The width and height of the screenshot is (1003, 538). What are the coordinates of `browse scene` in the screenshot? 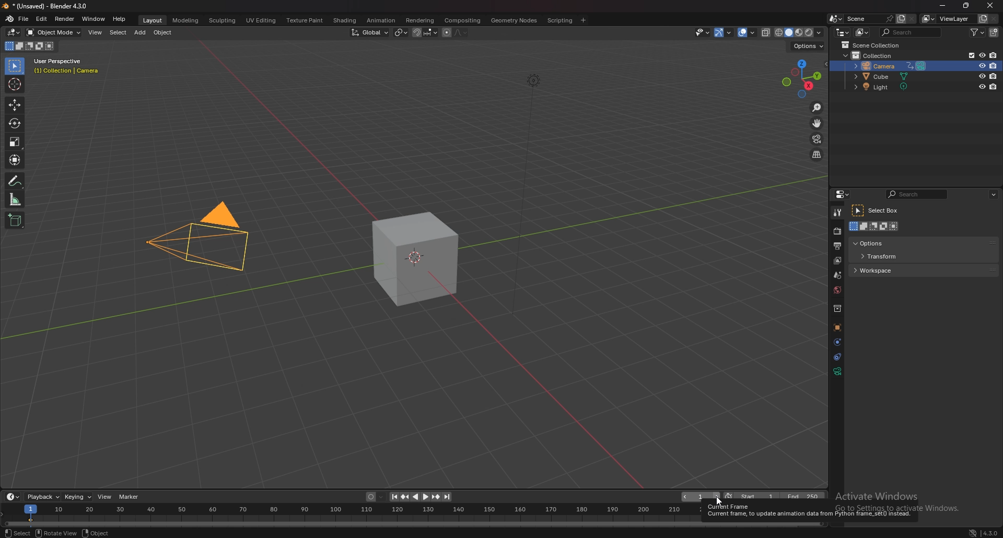 It's located at (834, 19).